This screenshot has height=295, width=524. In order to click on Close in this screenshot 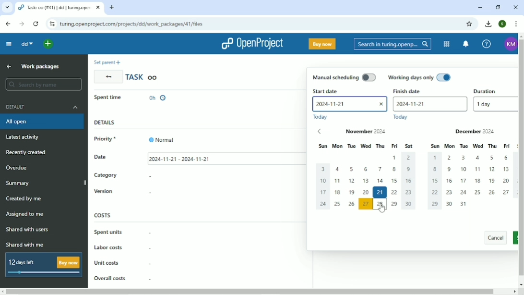, I will do `click(515, 7)`.